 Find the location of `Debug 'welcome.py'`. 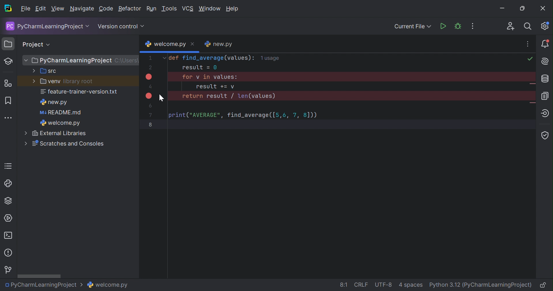

Debug 'welcome.py' is located at coordinates (458, 26).